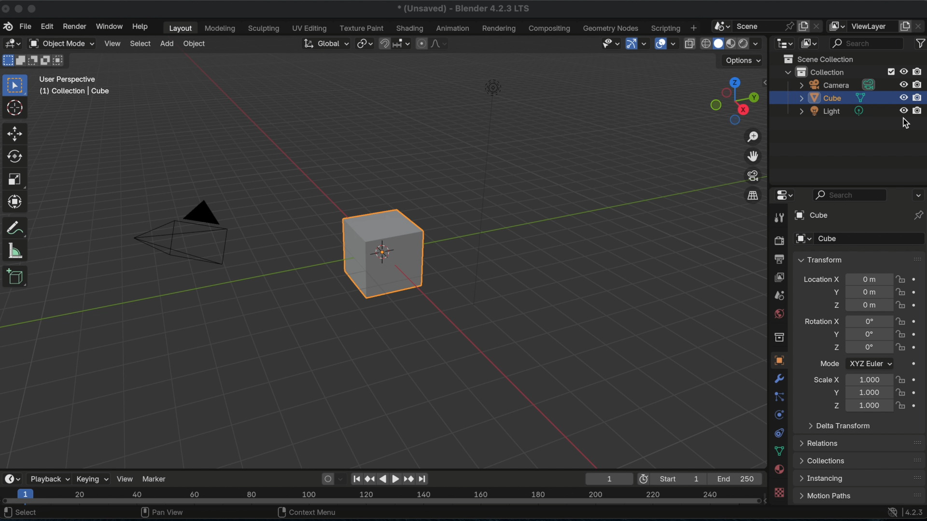 Image resolution: width=927 pixels, height=521 pixels. I want to click on cube, so click(828, 239).